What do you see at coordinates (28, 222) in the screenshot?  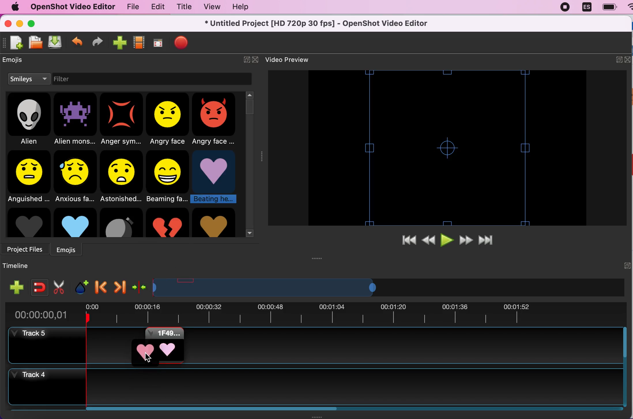 I see `Grey heart` at bounding box center [28, 222].